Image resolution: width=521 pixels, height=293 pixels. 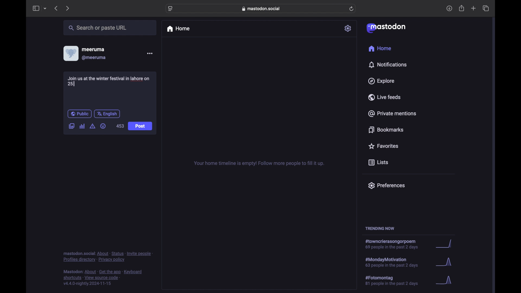 What do you see at coordinates (486, 8) in the screenshot?
I see `show tab overview` at bounding box center [486, 8].